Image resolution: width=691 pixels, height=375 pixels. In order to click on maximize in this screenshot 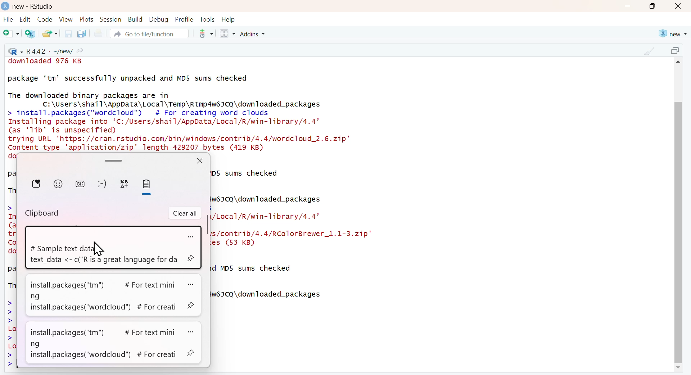, I will do `click(677, 51)`.